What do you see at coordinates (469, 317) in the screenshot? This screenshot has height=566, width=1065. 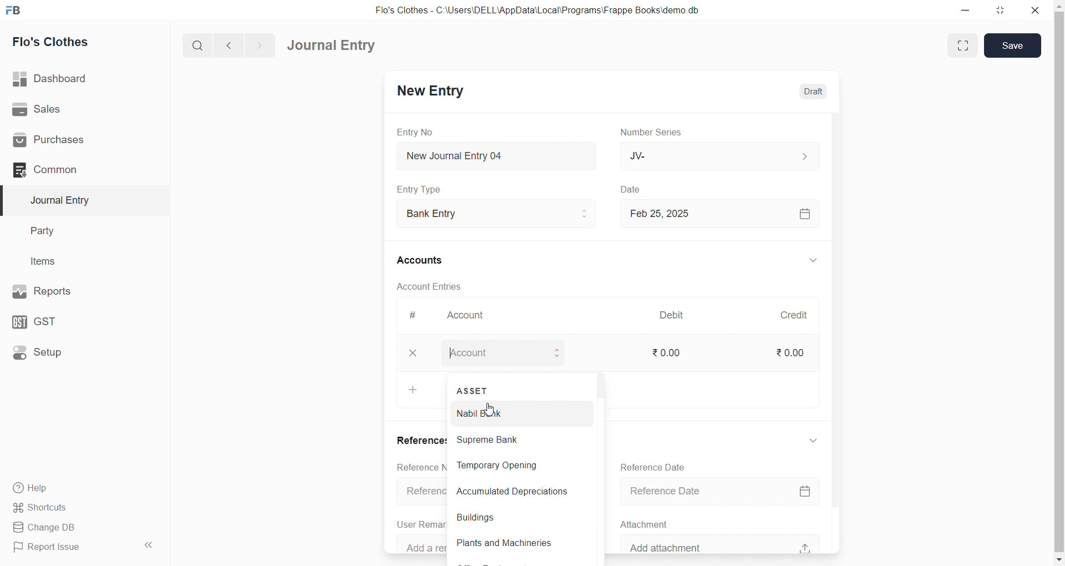 I see `Account` at bounding box center [469, 317].